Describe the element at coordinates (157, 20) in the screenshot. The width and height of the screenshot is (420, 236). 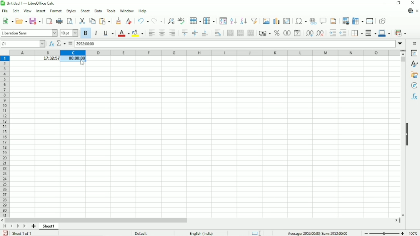
I see `Redo` at that location.